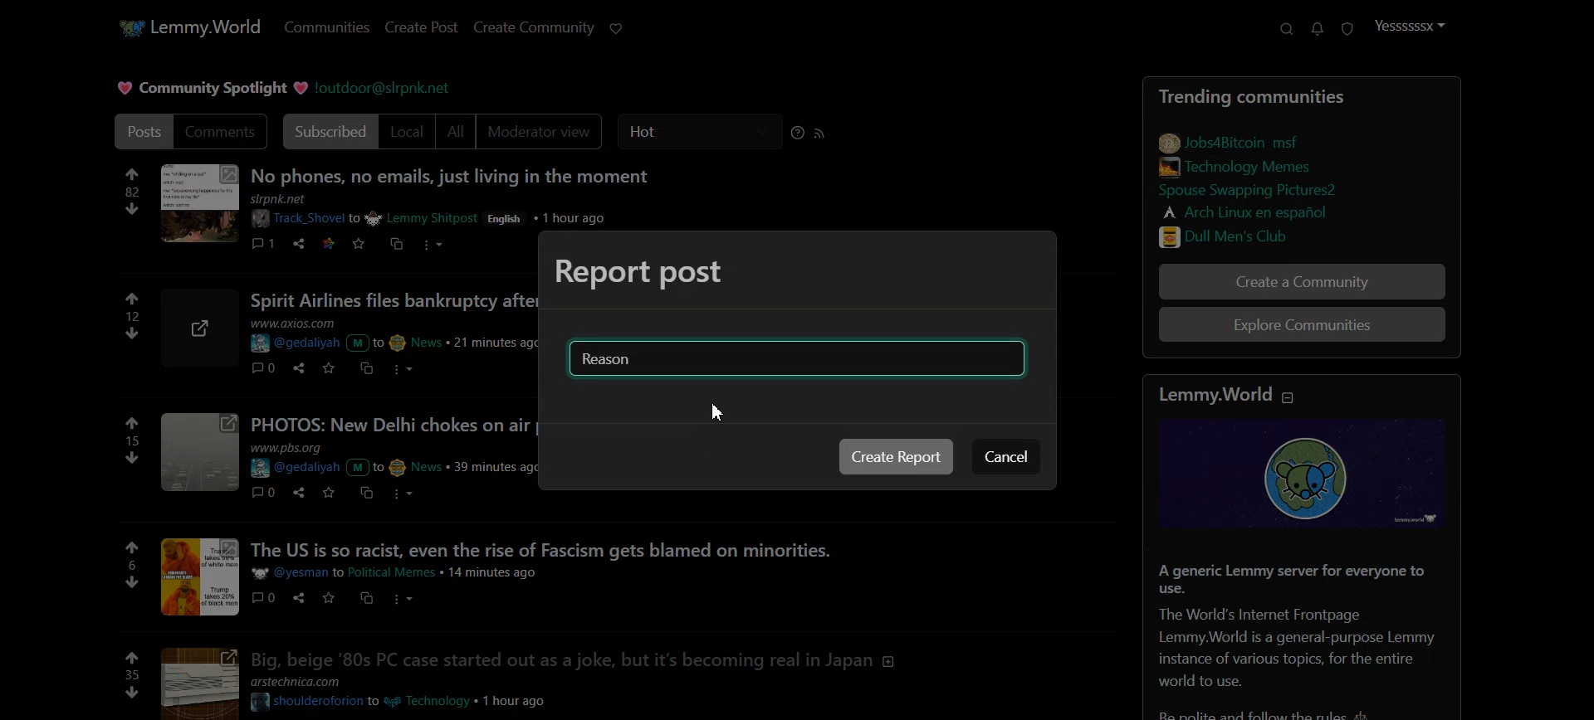 This screenshot has width=1594, height=720. I want to click on Create Community, so click(535, 27).